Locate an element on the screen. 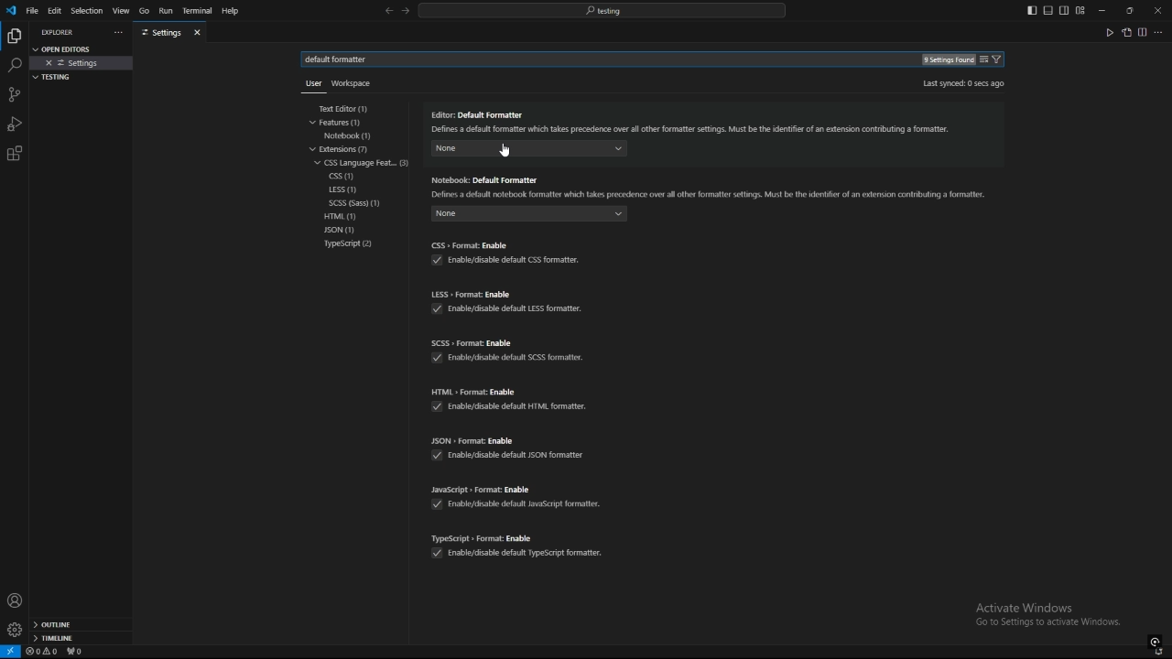  enable /disable default json formatter is located at coordinates (507, 454).